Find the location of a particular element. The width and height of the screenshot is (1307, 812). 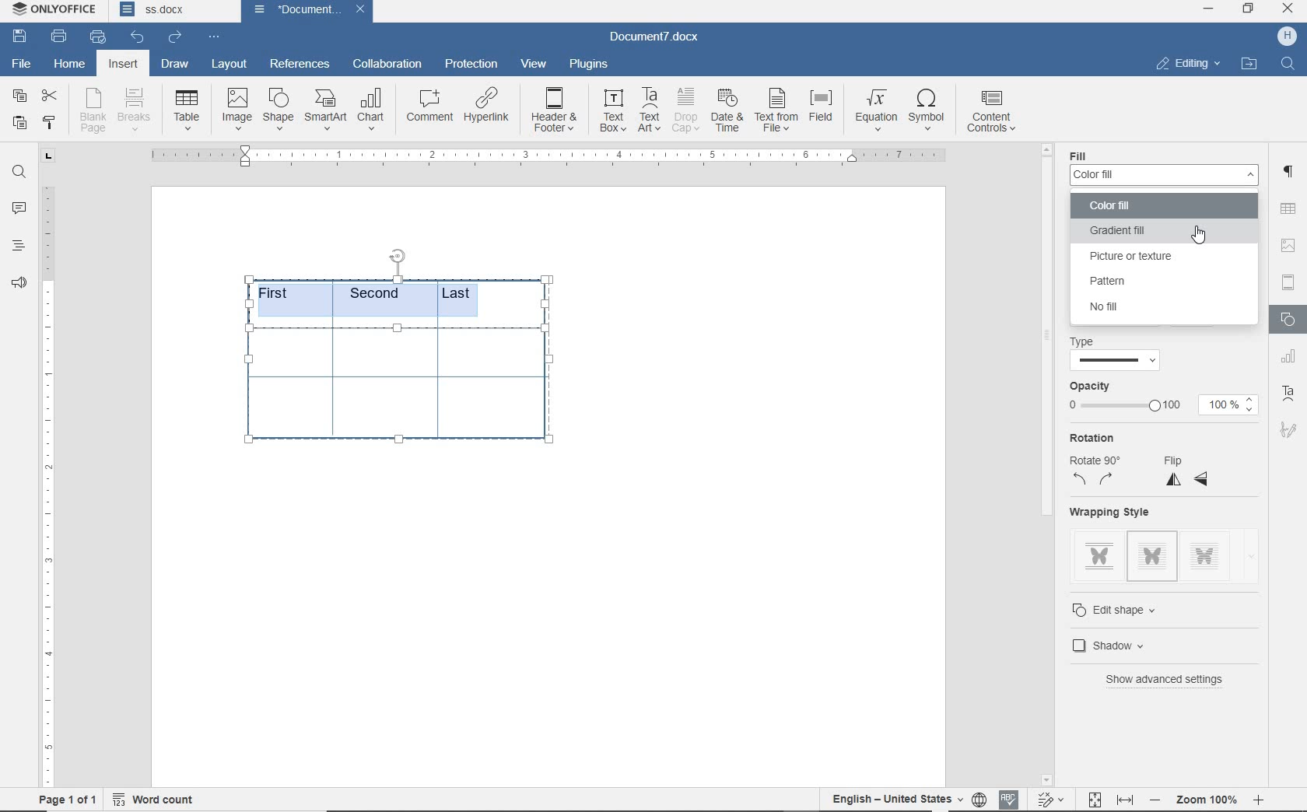

style 3 is located at coordinates (1205, 552).